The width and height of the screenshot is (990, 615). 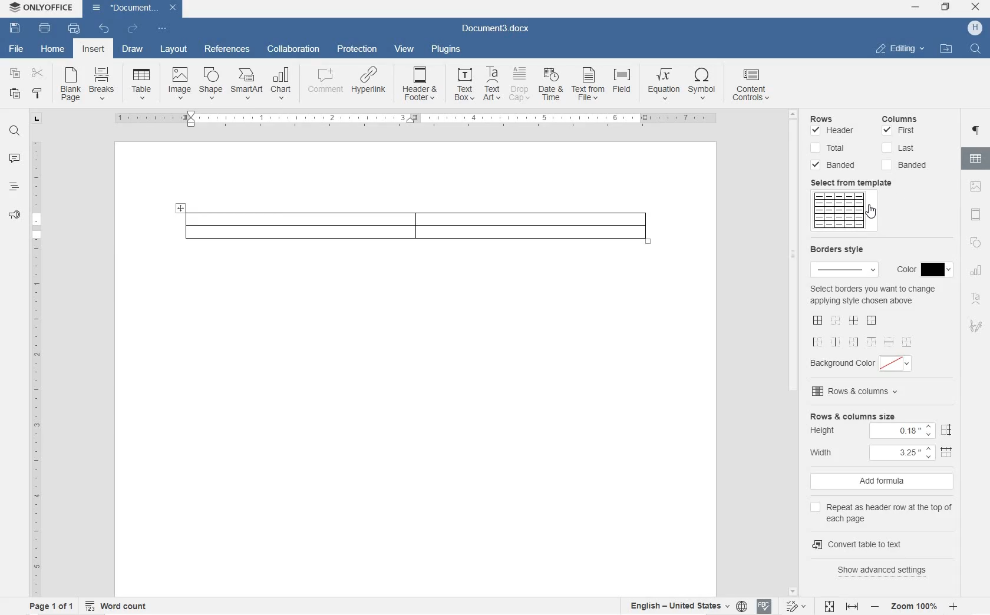 I want to click on CUSTOMIZE QUICK ACCESS TOOLBAR, so click(x=161, y=28).